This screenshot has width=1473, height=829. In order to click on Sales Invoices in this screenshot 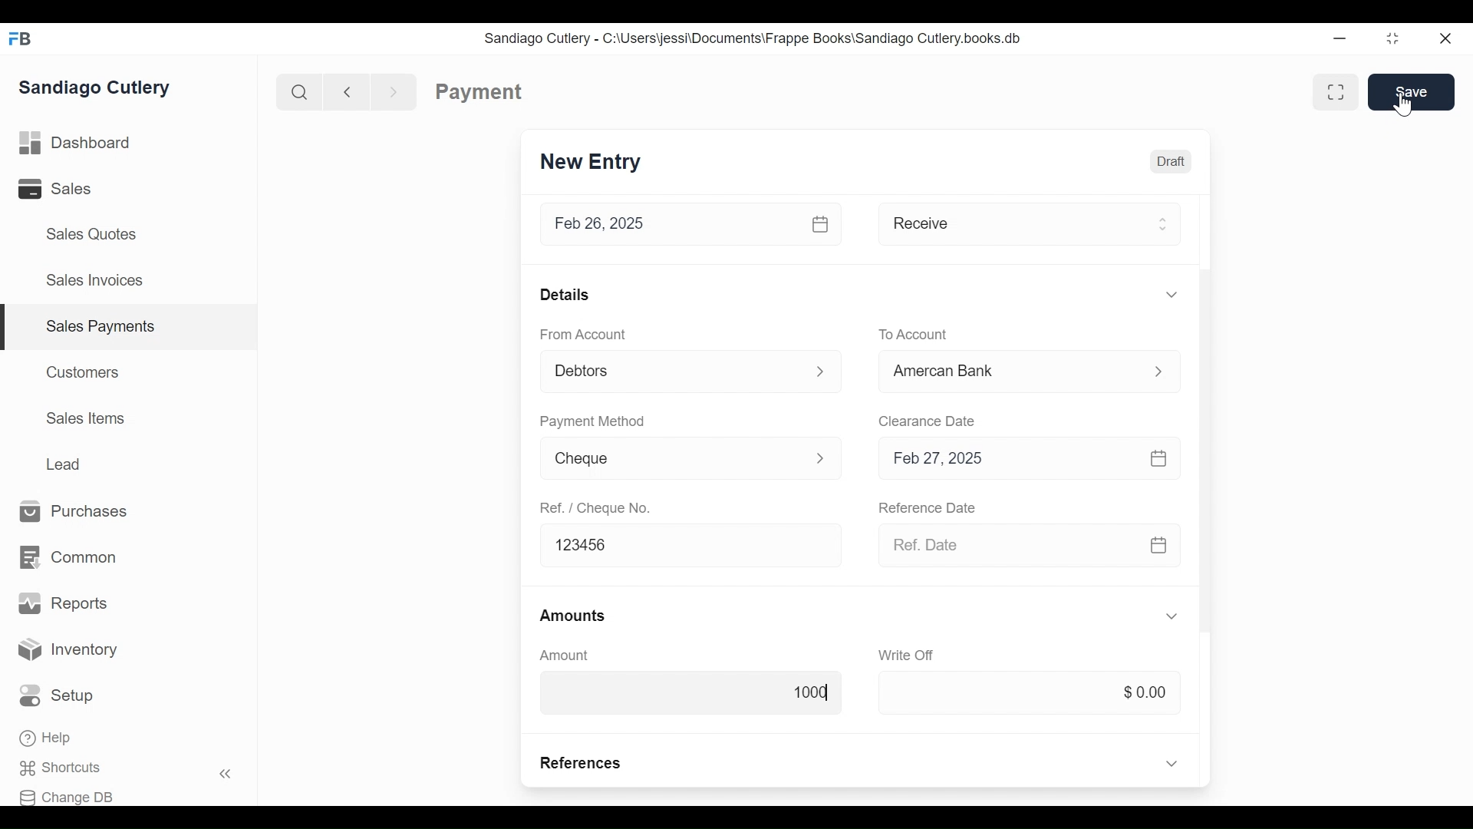, I will do `click(94, 282)`.